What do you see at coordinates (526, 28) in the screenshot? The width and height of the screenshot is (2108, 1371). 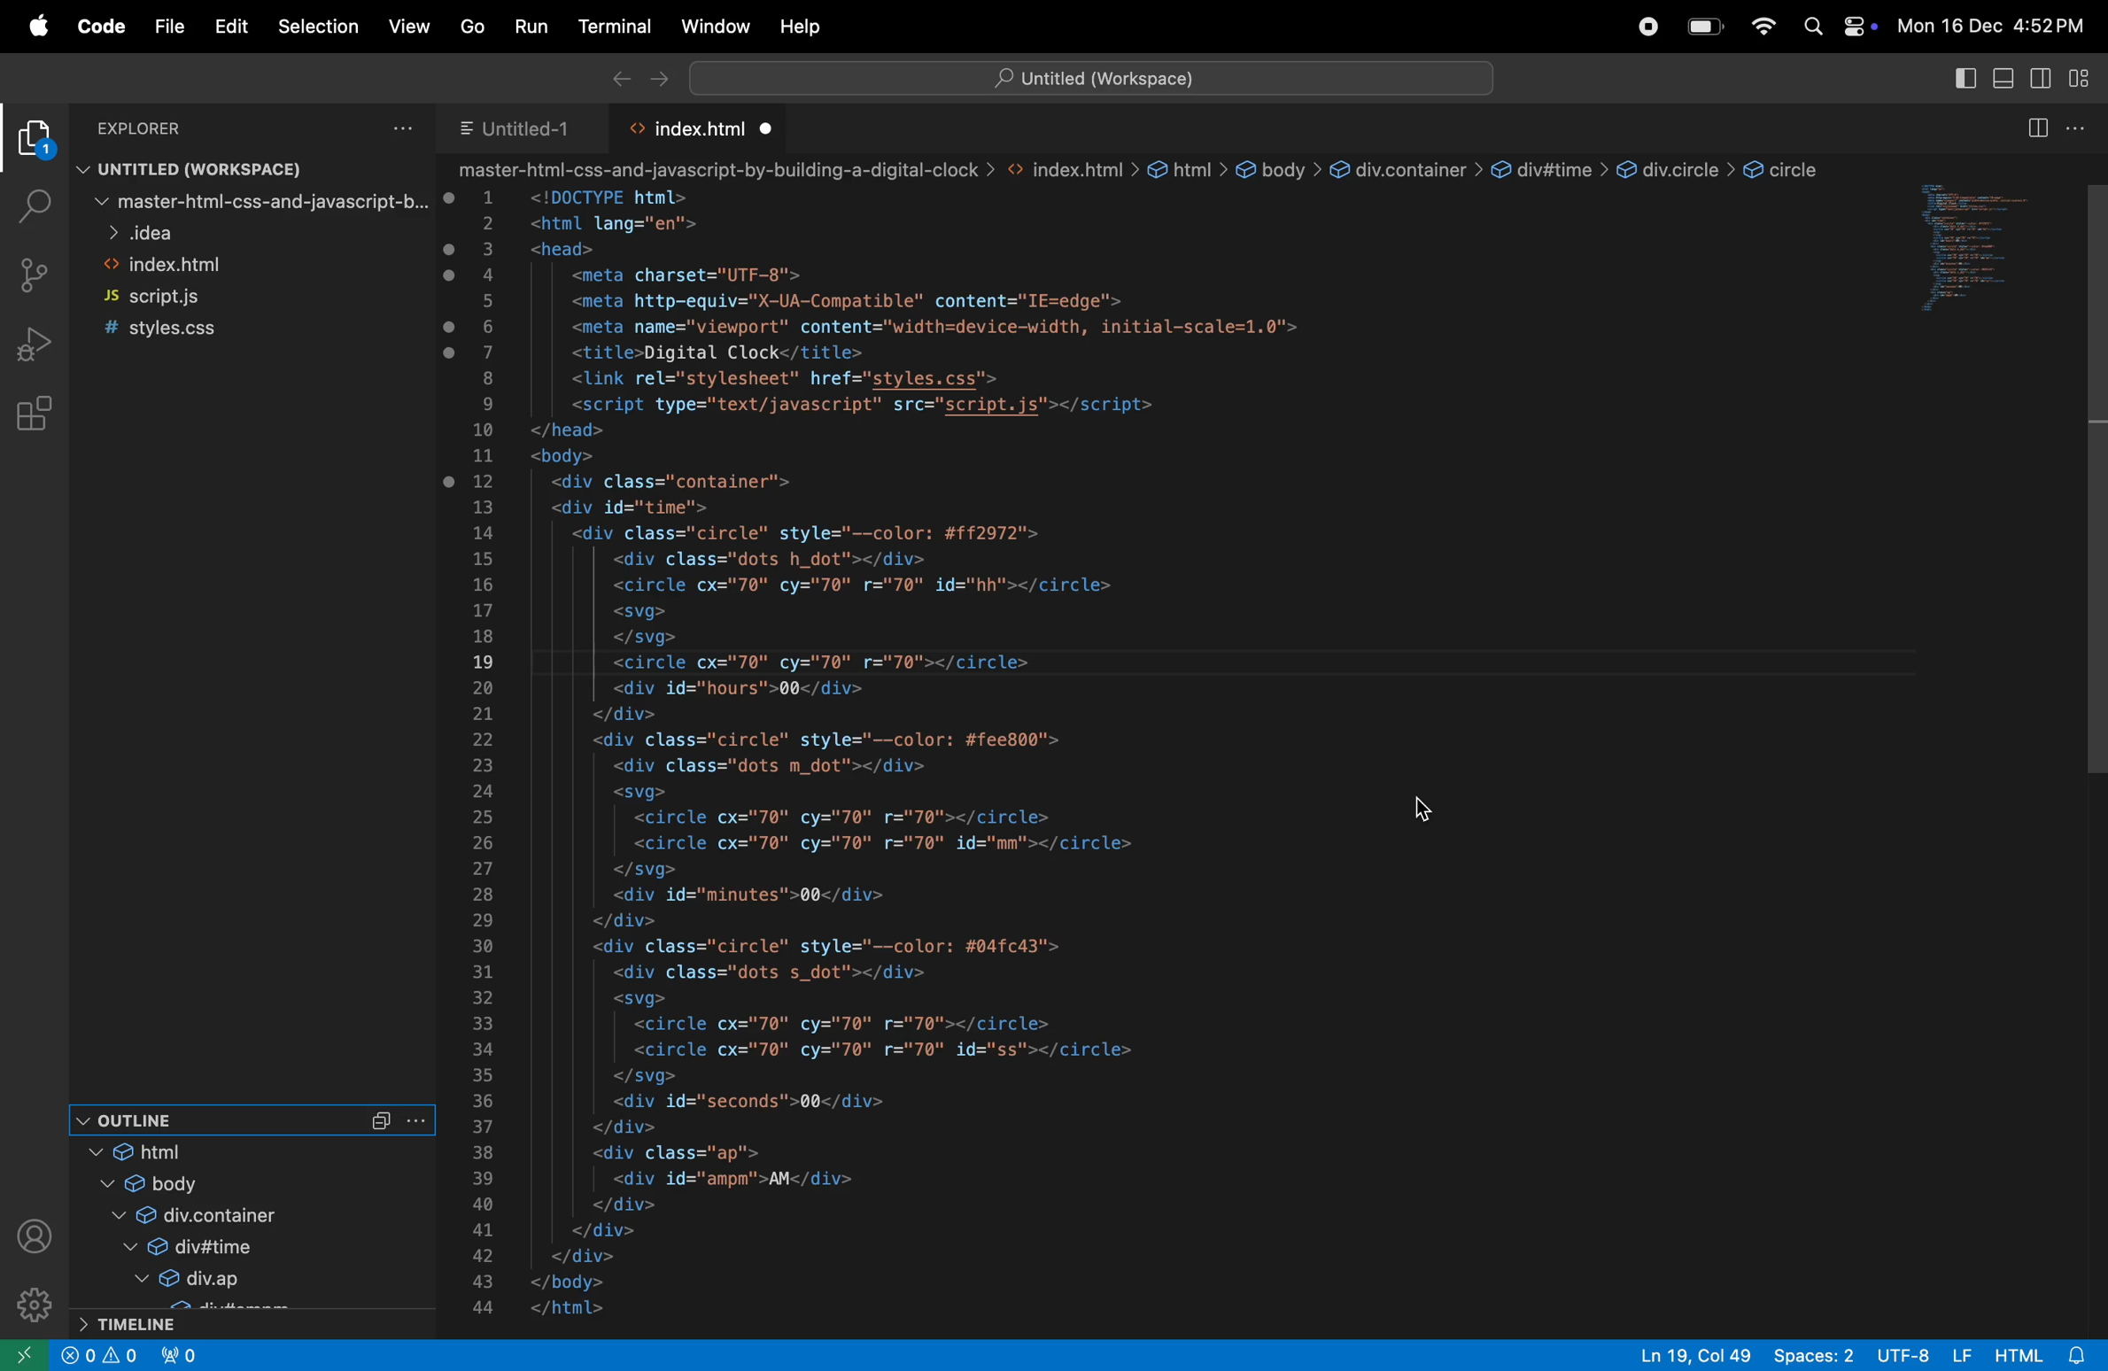 I see `run` at bounding box center [526, 28].